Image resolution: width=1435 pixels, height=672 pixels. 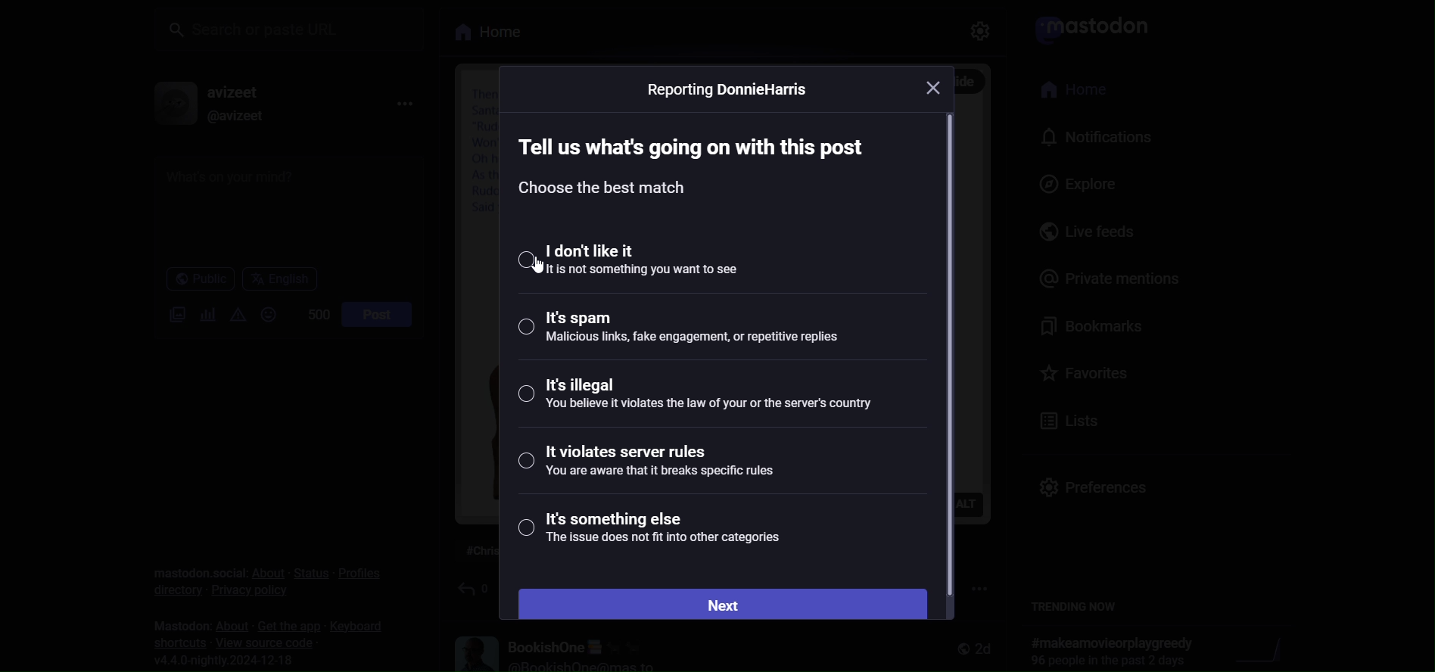 What do you see at coordinates (227, 624) in the screenshot?
I see `about` at bounding box center [227, 624].